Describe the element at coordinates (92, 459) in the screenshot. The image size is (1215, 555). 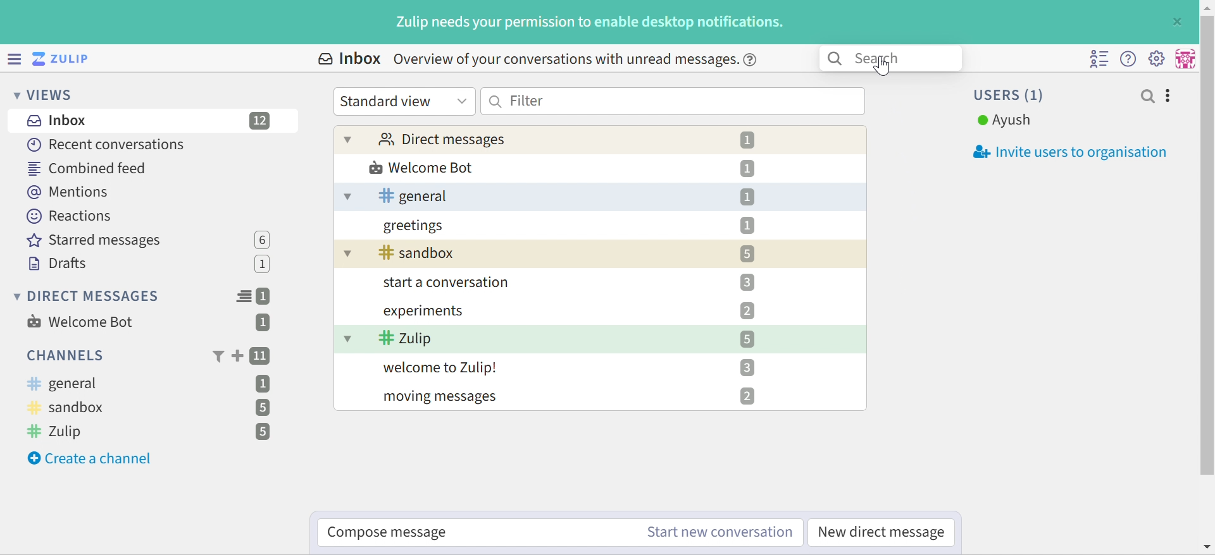
I see `Create a channel` at that location.